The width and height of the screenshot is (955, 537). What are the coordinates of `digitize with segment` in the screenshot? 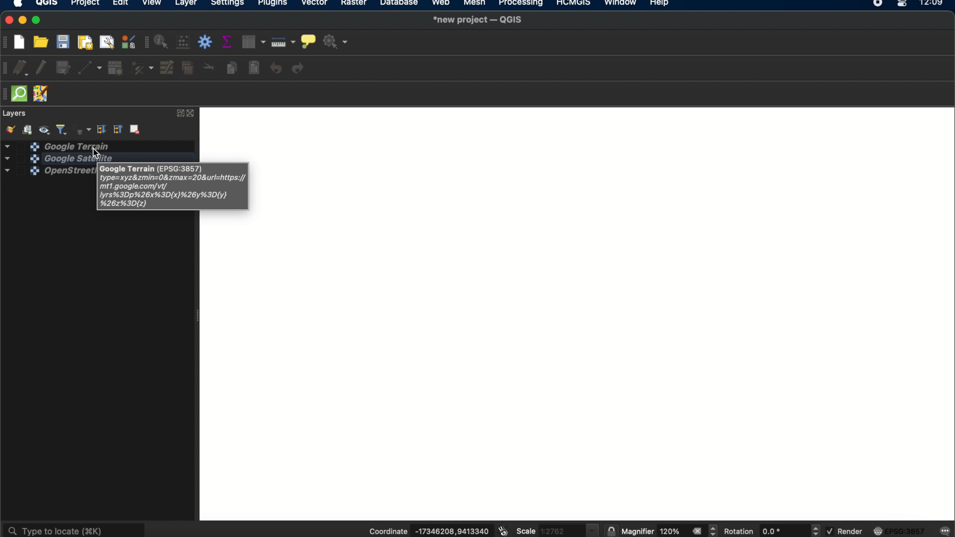 It's located at (91, 68).